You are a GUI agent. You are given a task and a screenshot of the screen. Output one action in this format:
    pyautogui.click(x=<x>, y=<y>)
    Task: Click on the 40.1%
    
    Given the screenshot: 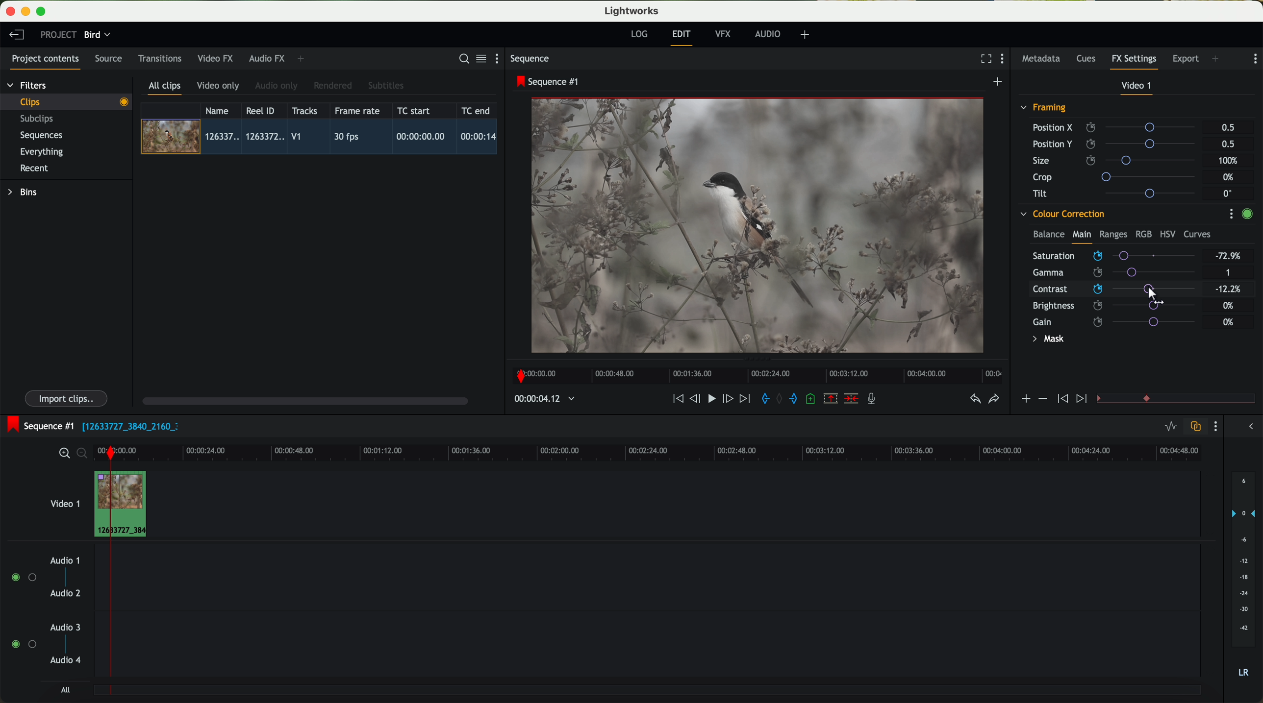 What is the action you would take?
    pyautogui.click(x=1231, y=289)
    